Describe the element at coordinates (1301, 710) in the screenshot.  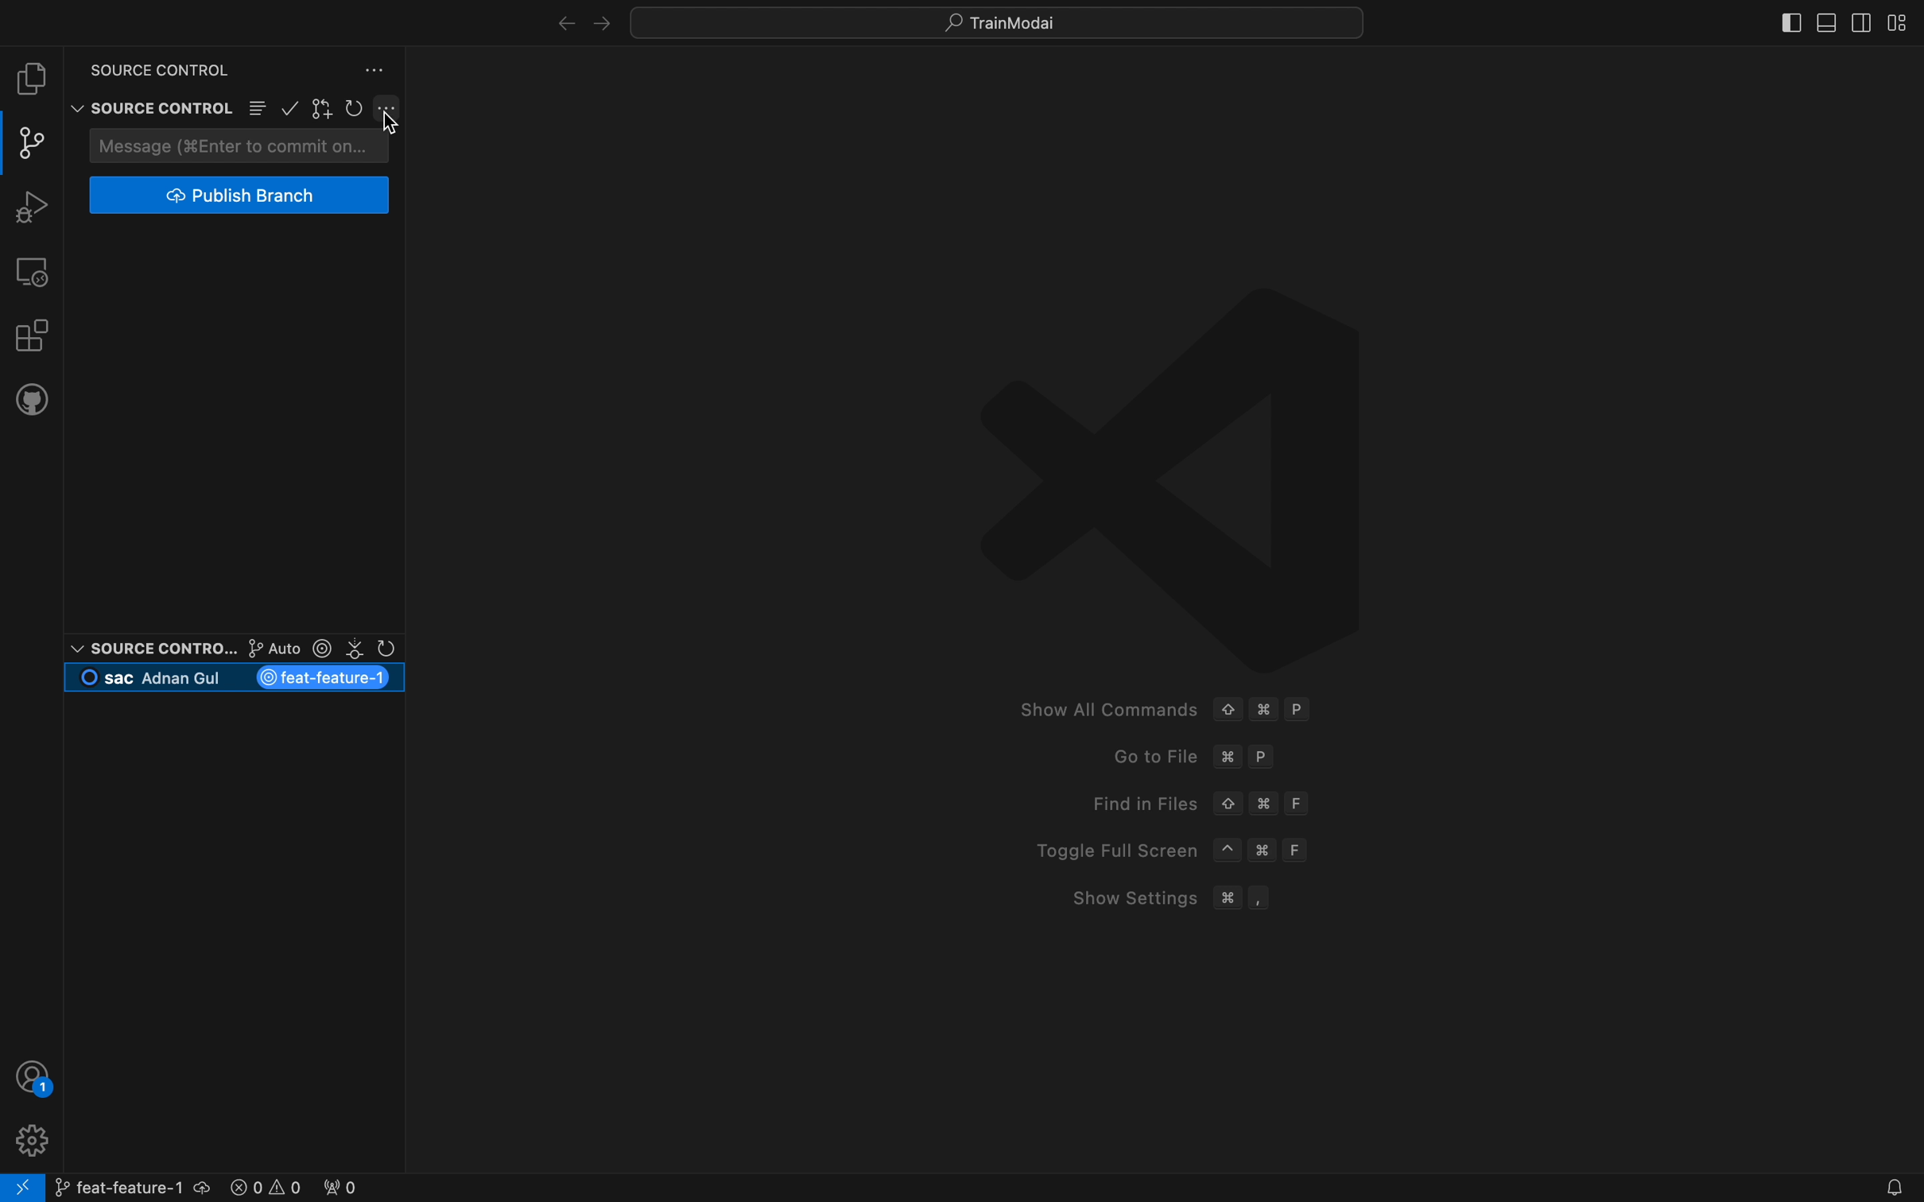
I see `P` at that location.